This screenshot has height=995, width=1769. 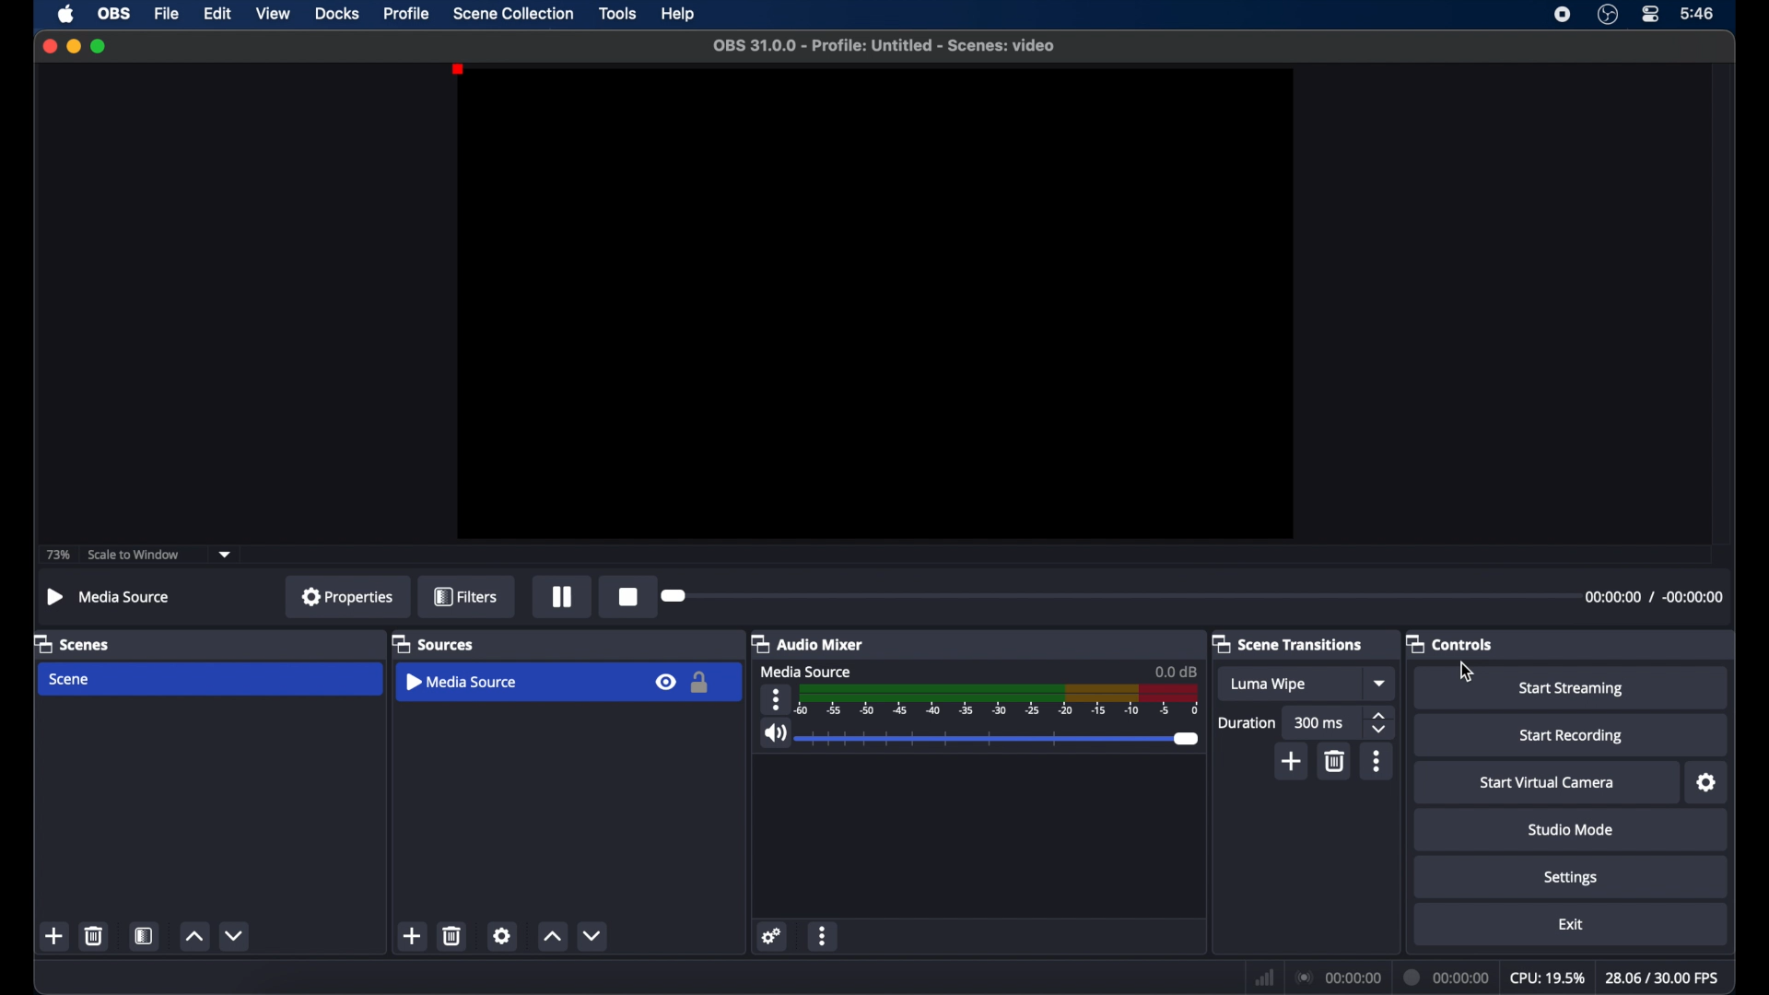 What do you see at coordinates (71, 680) in the screenshot?
I see `scene` at bounding box center [71, 680].